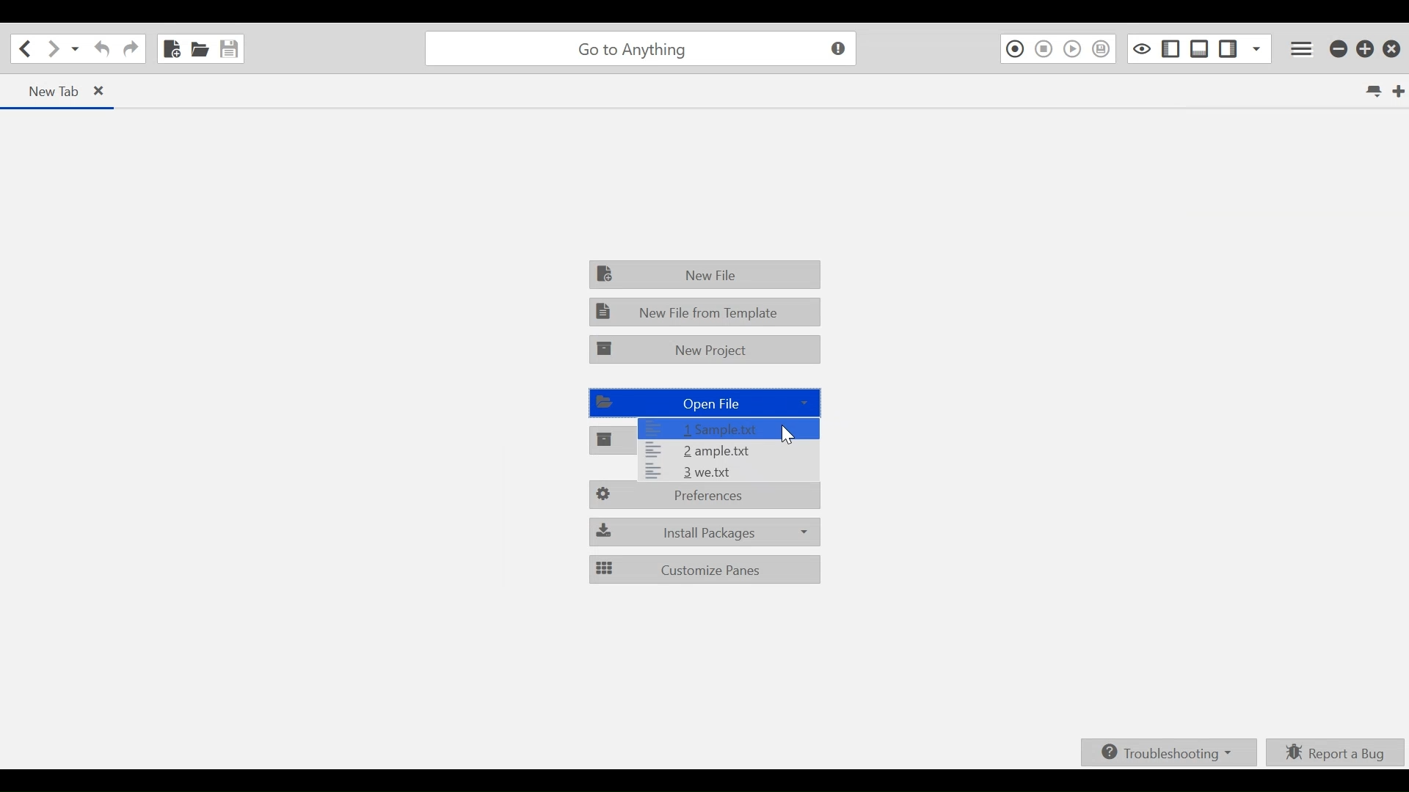 The width and height of the screenshot is (1409, 792). What do you see at coordinates (1140, 48) in the screenshot?
I see `Toggle Focus mode` at bounding box center [1140, 48].